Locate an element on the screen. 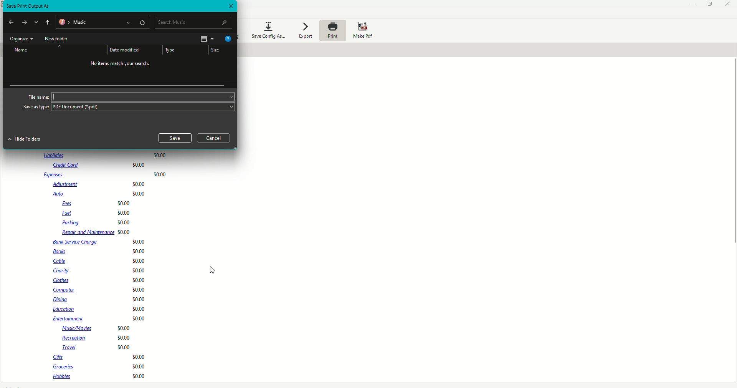 The width and height of the screenshot is (737, 388). Save as type is located at coordinates (36, 108).